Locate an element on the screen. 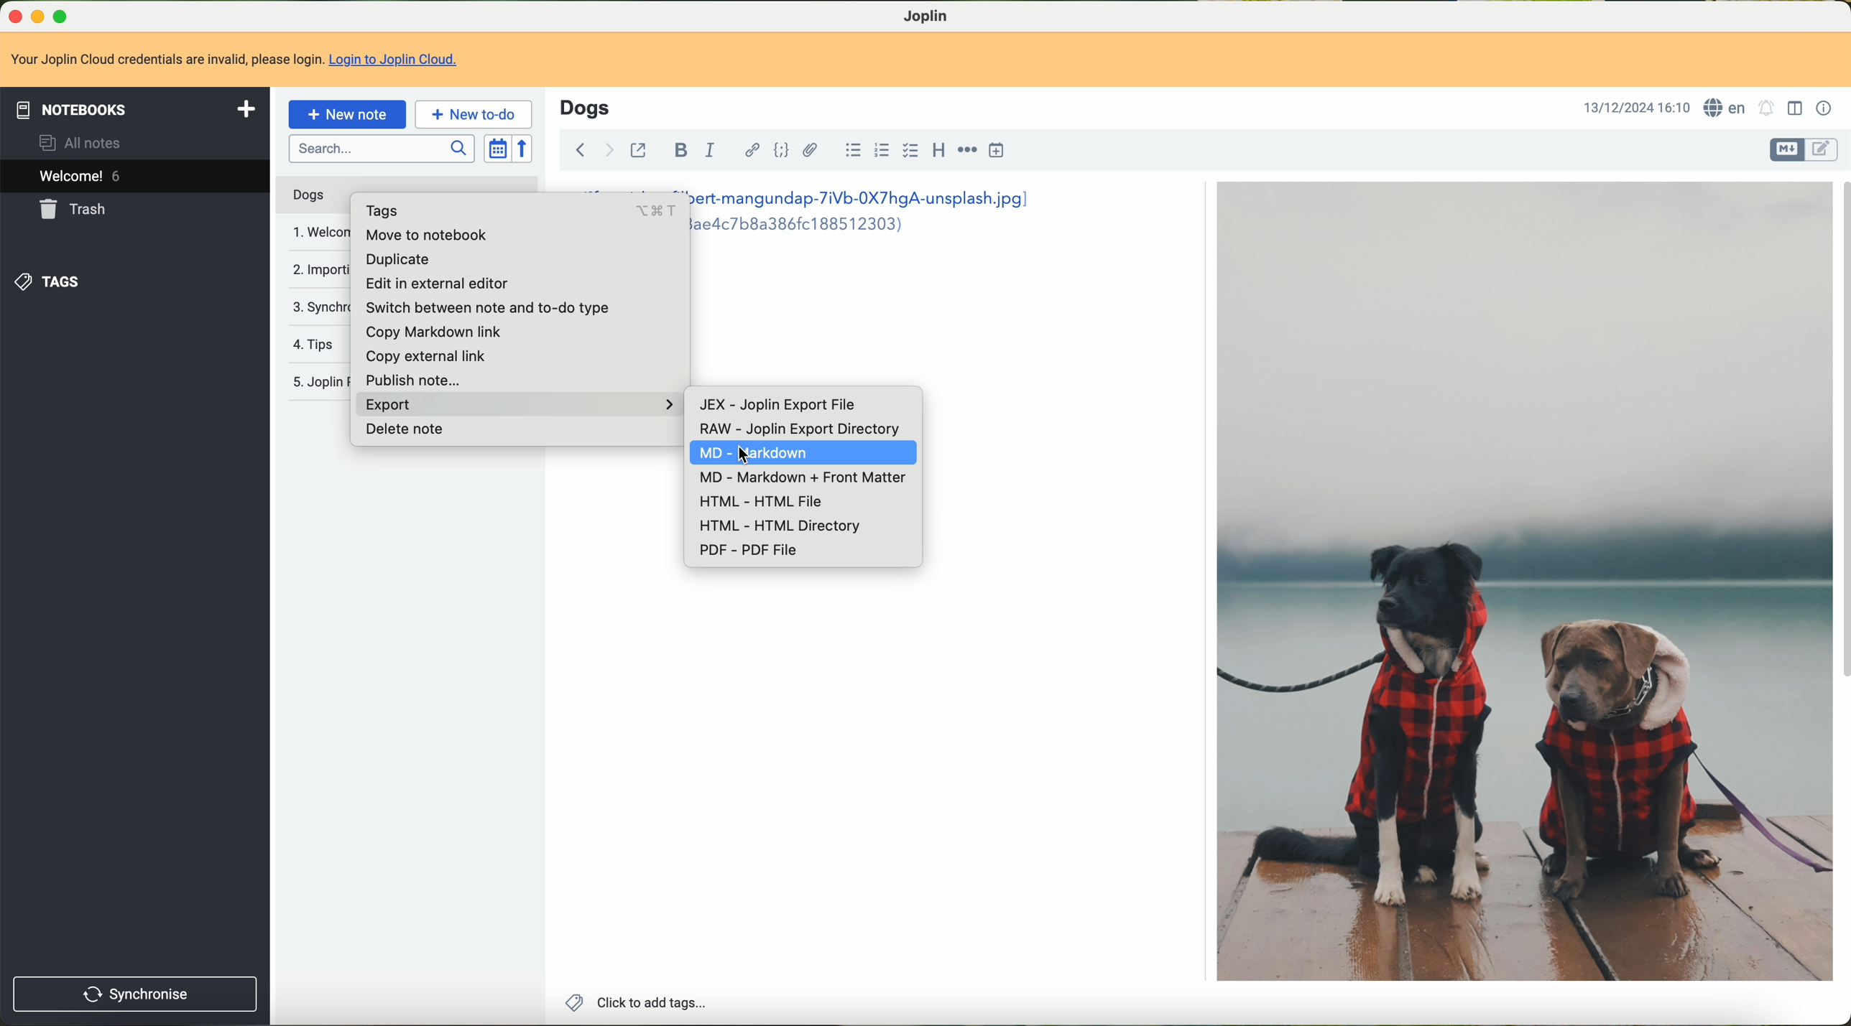  JEX - Joplin Export file is located at coordinates (775, 406).